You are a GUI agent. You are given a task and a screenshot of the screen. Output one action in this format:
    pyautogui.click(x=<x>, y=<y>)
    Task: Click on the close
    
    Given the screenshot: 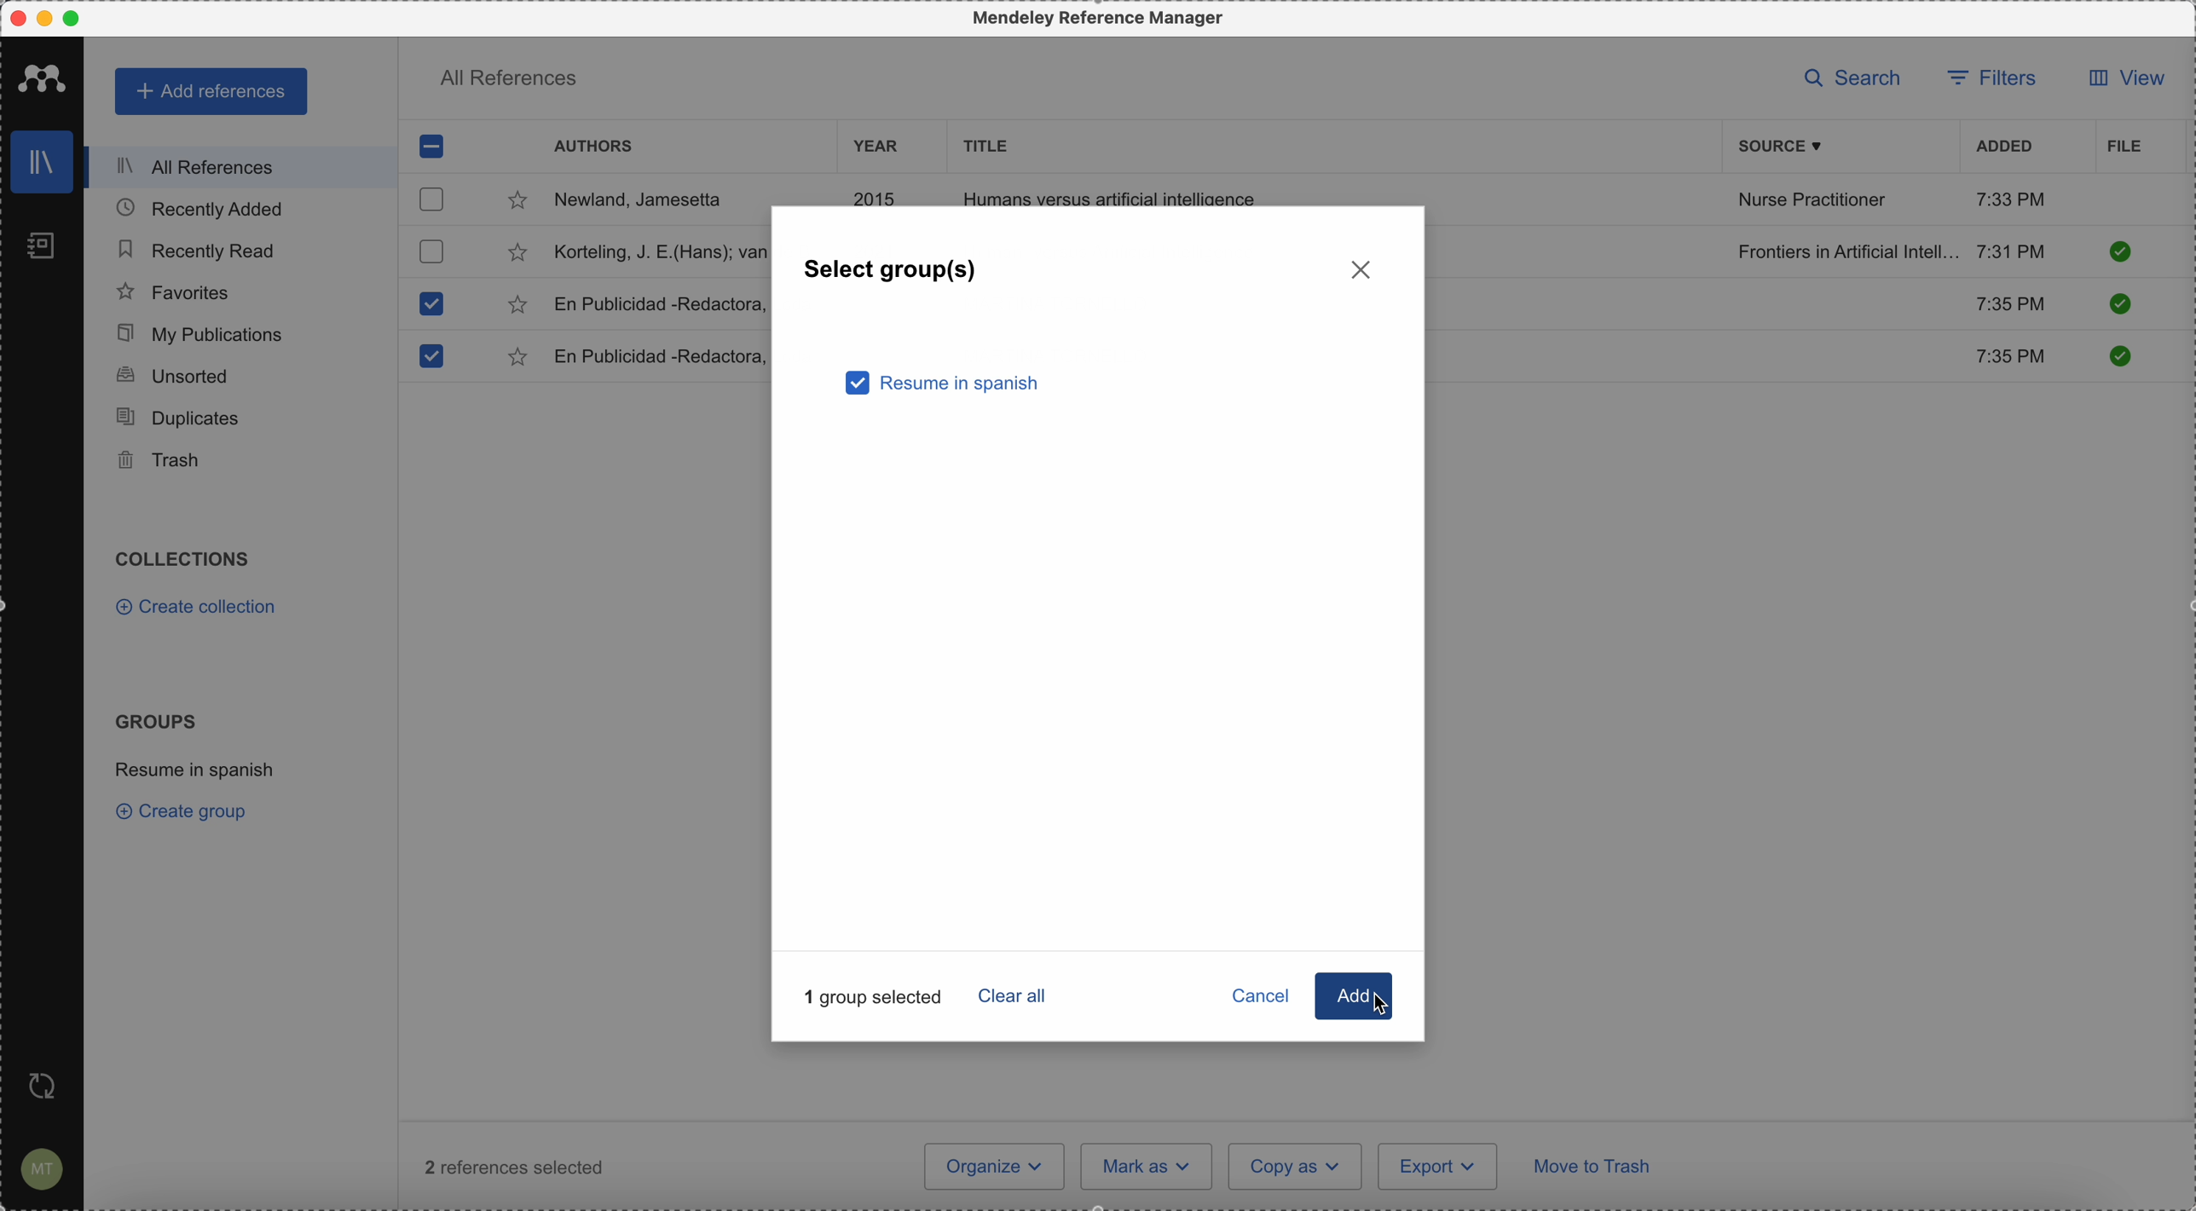 What is the action you would take?
    pyautogui.click(x=1363, y=268)
    